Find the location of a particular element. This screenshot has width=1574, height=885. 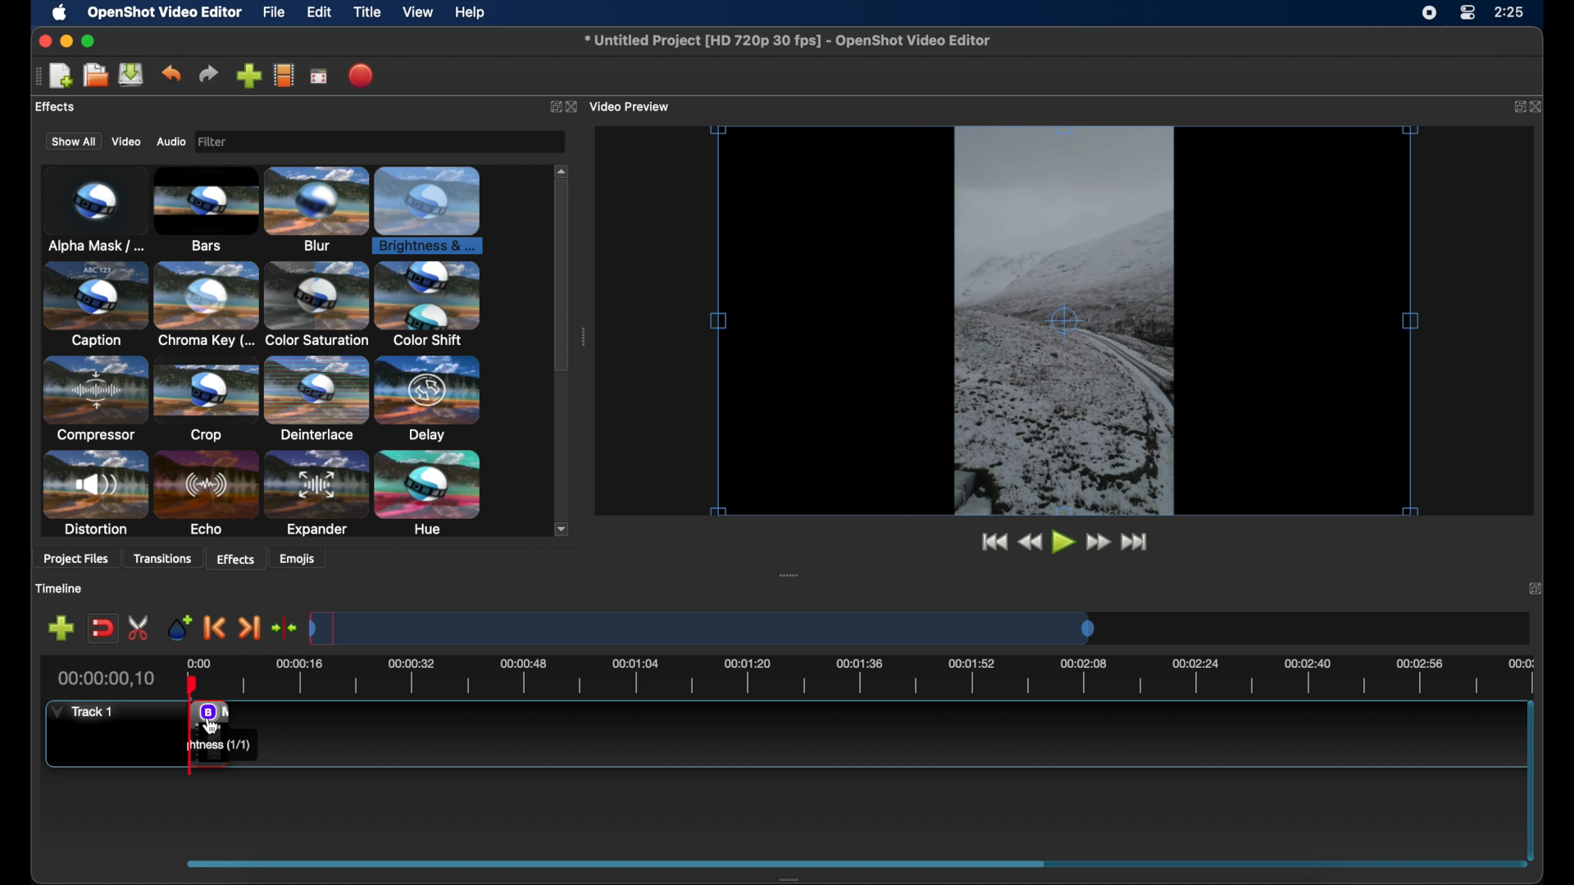

audio is located at coordinates (172, 142).